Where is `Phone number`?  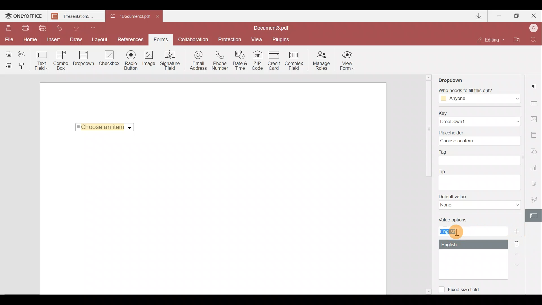 Phone number is located at coordinates (221, 61).